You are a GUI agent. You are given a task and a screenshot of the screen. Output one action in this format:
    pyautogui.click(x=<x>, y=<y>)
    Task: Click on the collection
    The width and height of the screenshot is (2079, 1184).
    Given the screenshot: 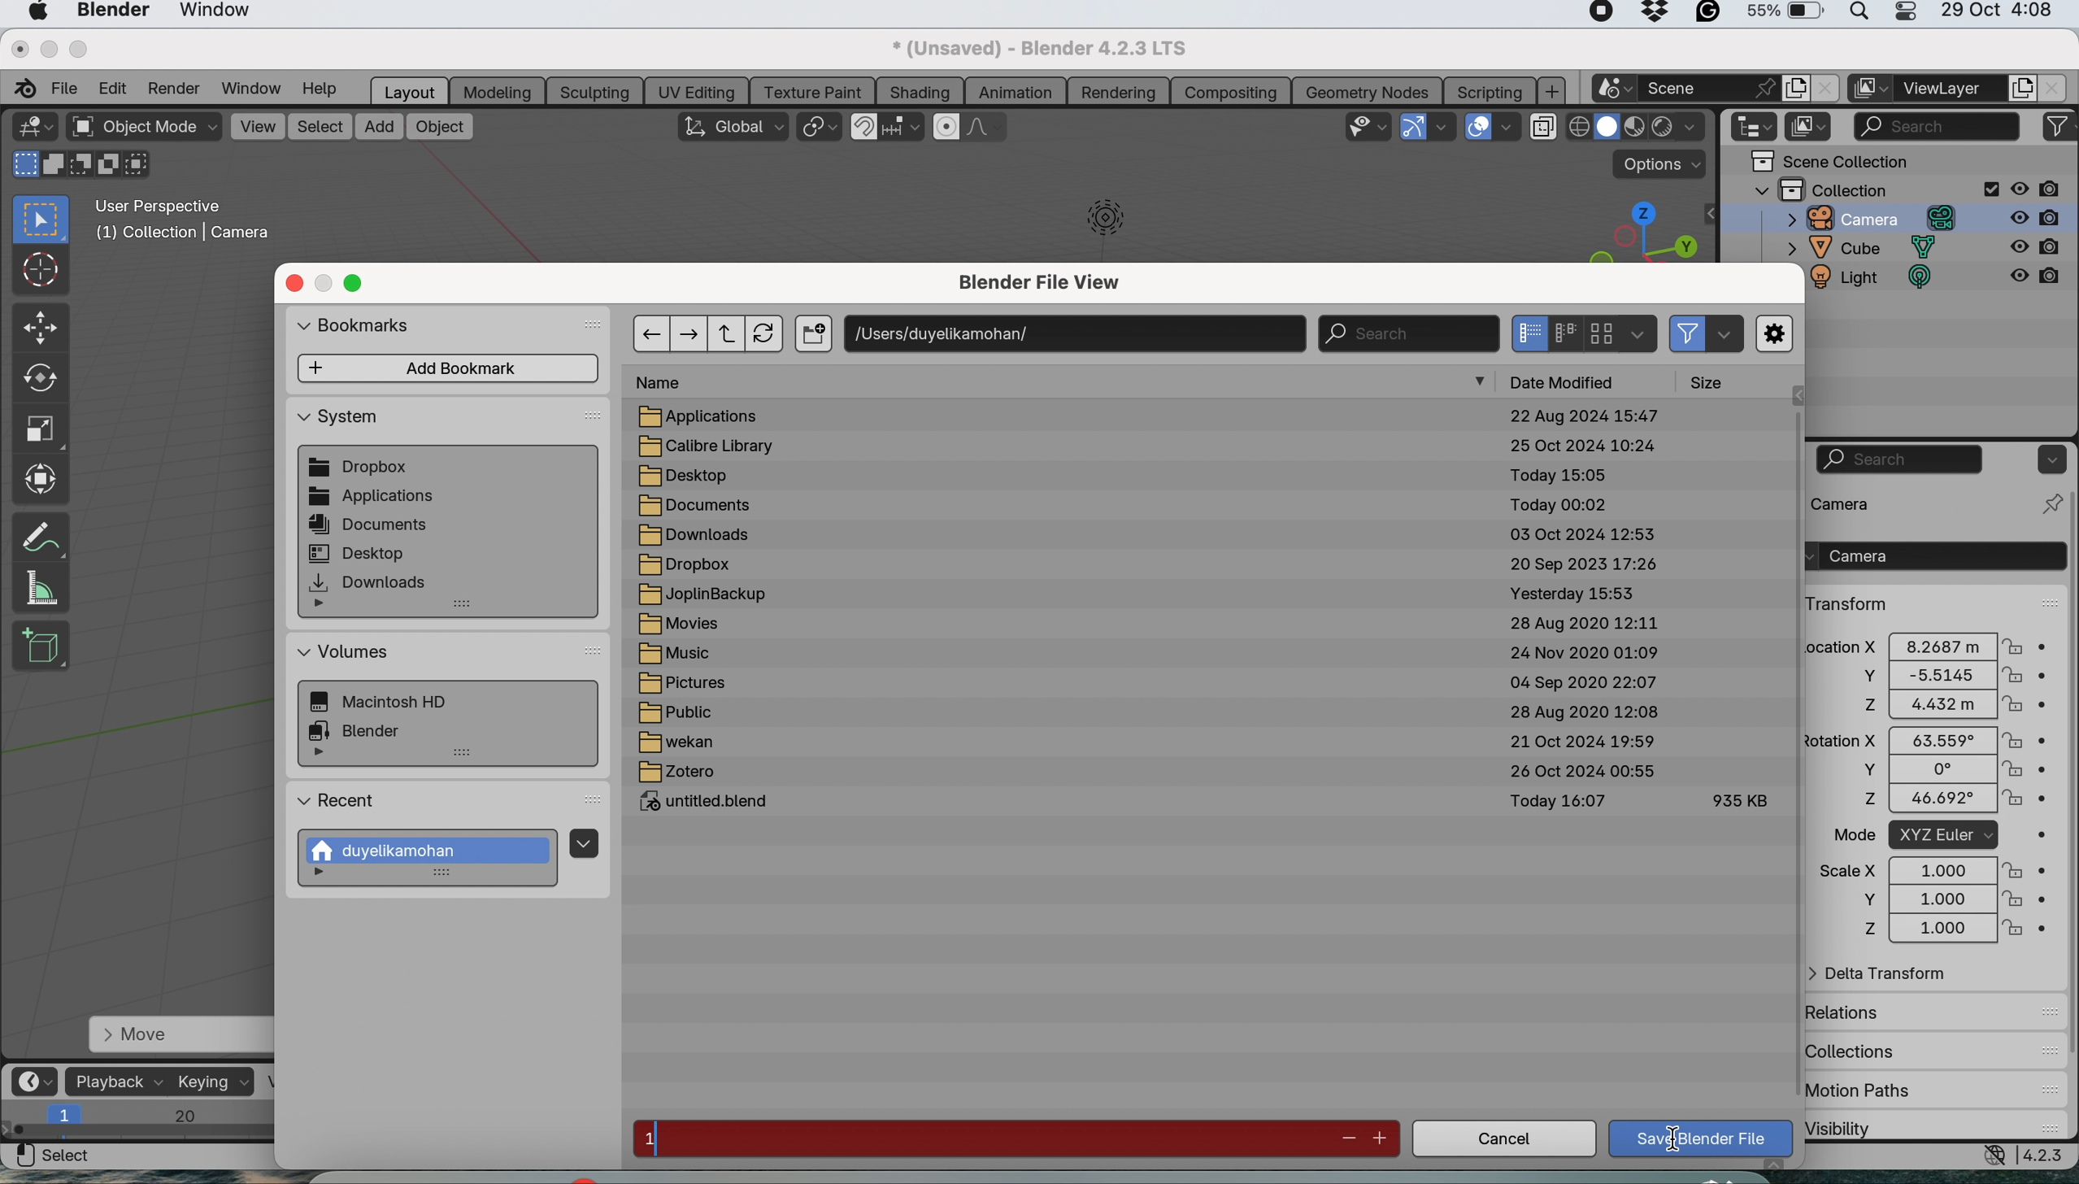 What is the action you would take?
    pyautogui.click(x=1876, y=189)
    